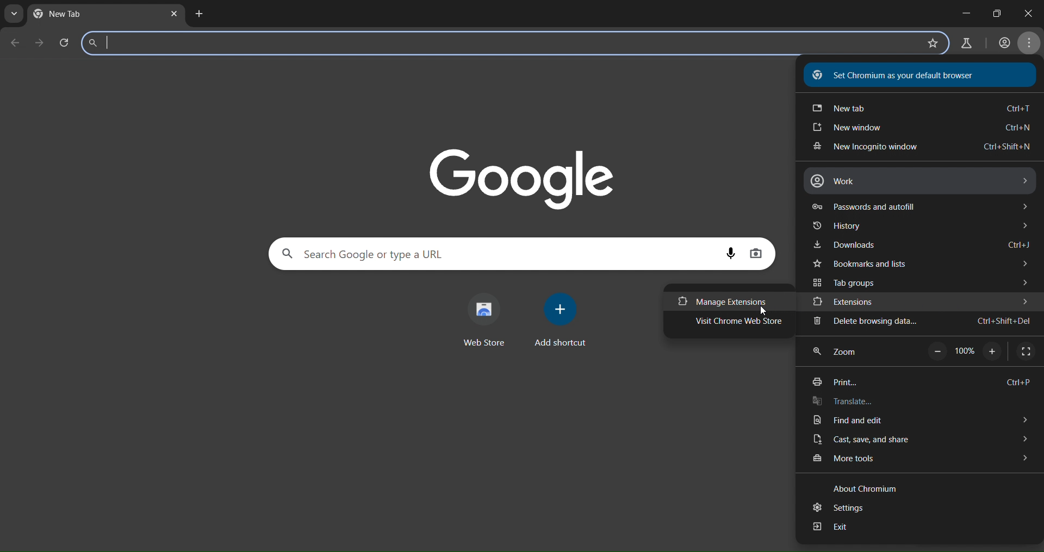  What do you see at coordinates (925, 421) in the screenshot?
I see `find and edit` at bounding box center [925, 421].